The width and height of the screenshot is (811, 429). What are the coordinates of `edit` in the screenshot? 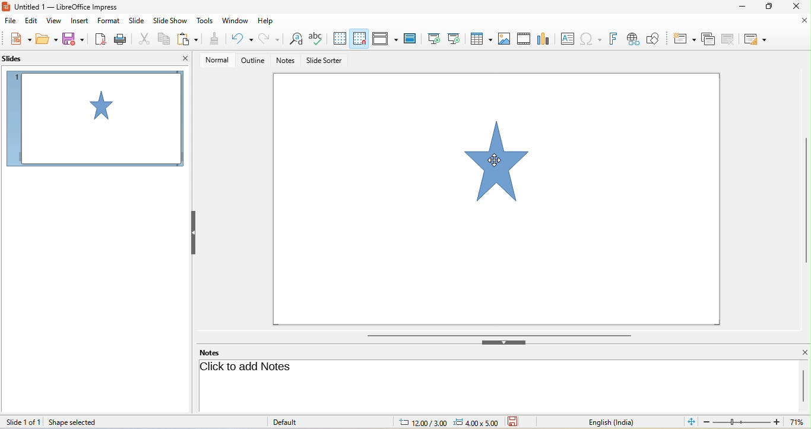 It's located at (31, 21).